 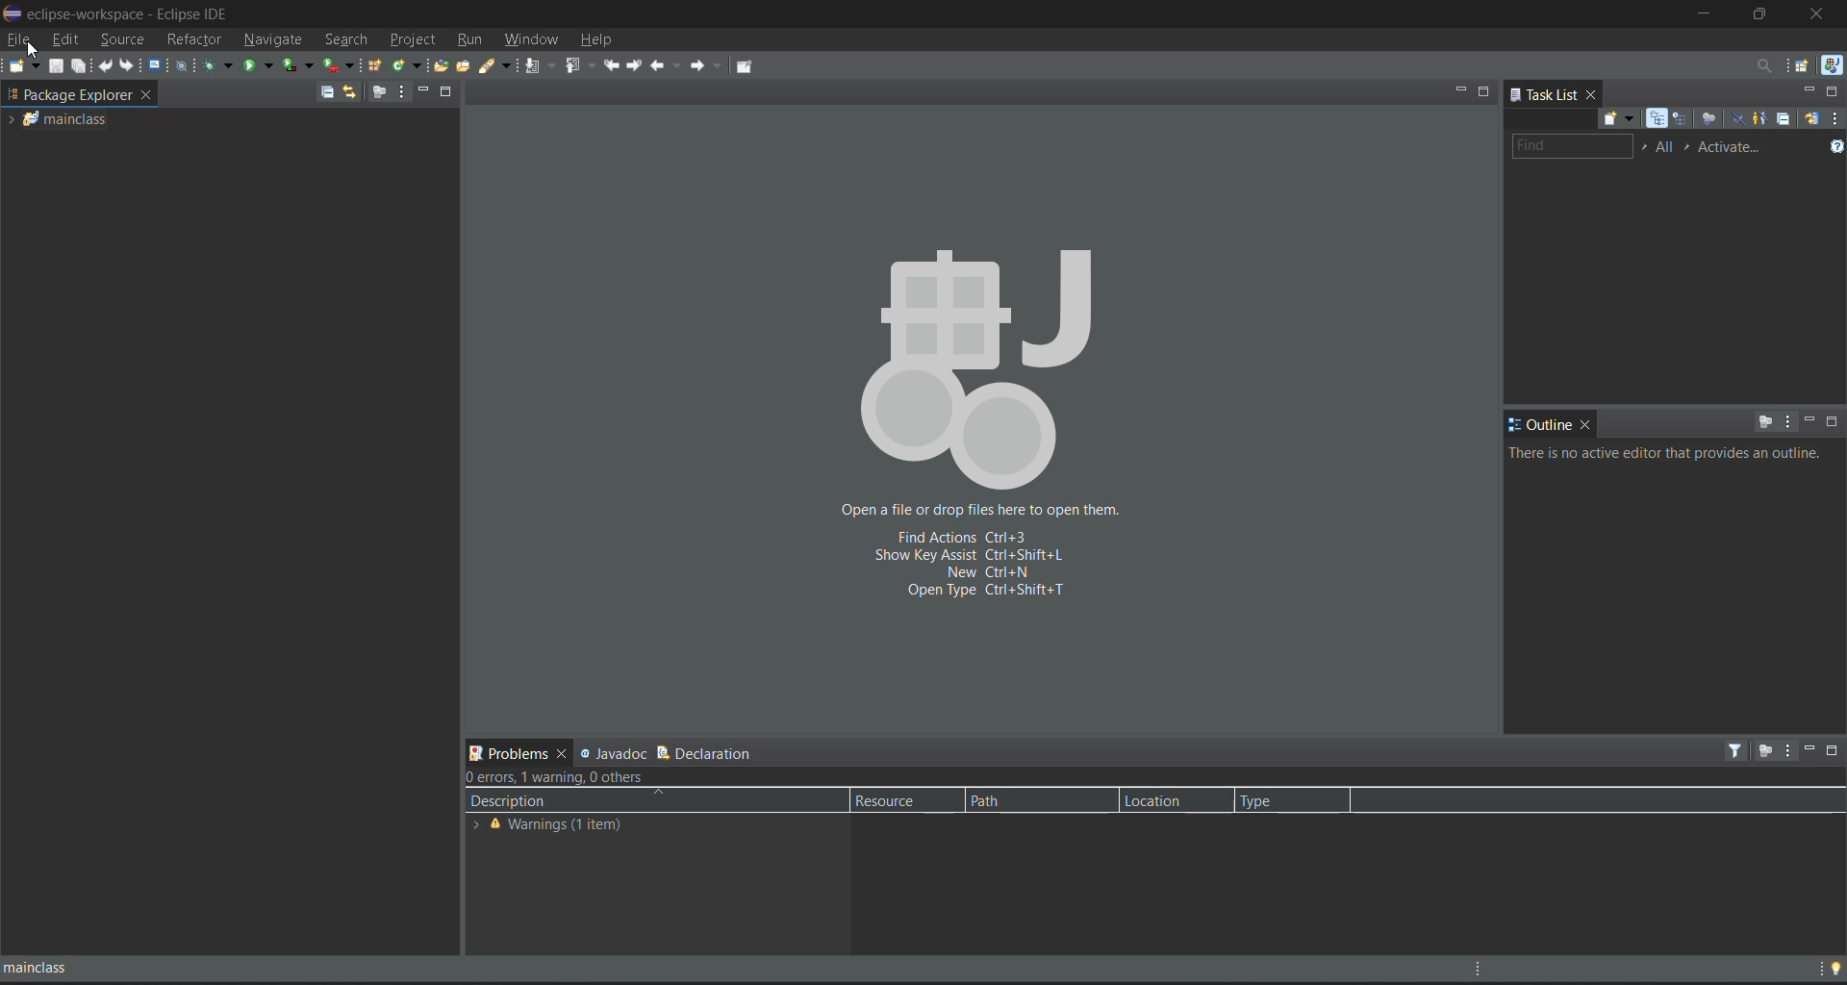 What do you see at coordinates (1786, 420) in the screenshot?
I see `view menu` at bounding box center [1786, 420].